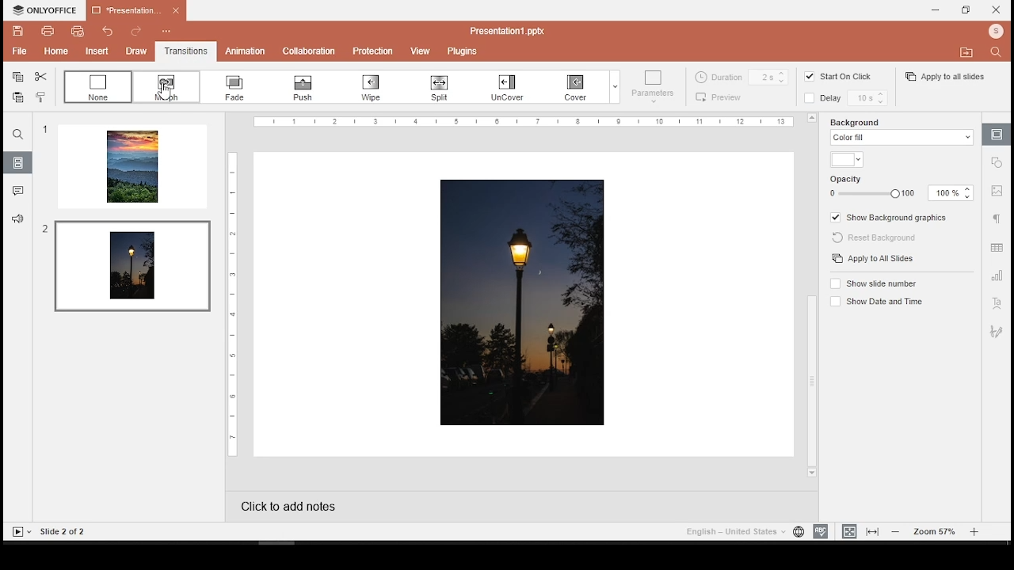  I want to click on 1, so click(44, 132).